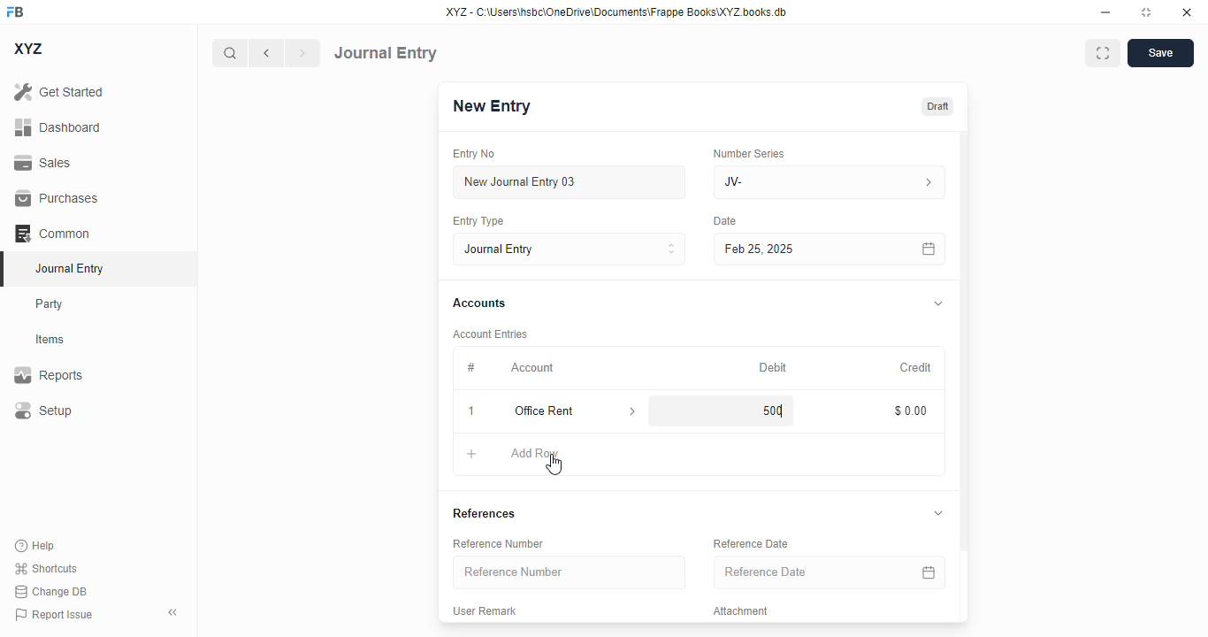 Image resolution: width=1208 pixels, height=637 pixels. What do you see at coordinates (58, 91) in the screenshot?
I see `get started` at bounding box center [58, 91].